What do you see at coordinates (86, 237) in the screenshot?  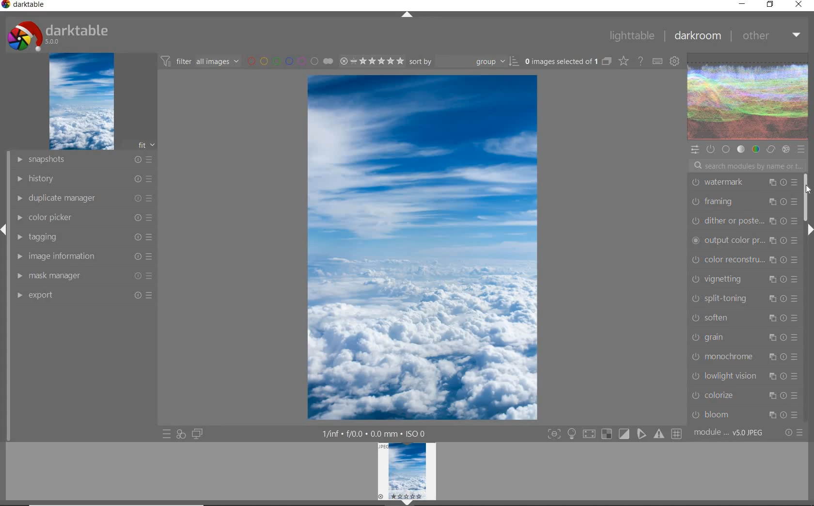 I see `TAGGING` at bounding box center [86, 237].